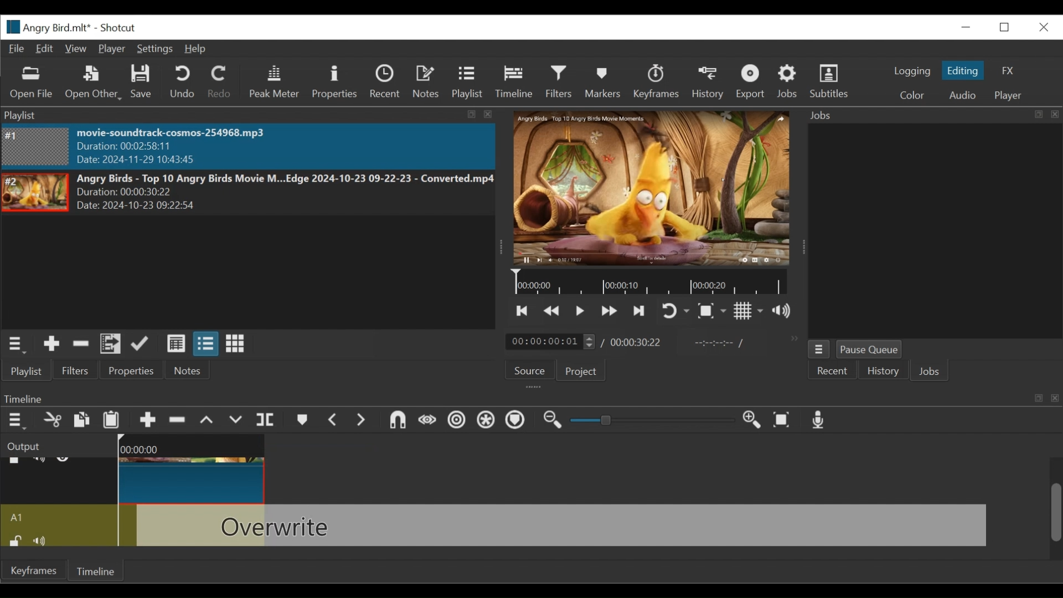 This screenshot has width=1063, height=598. Describe the element at coordinates (425, 81) in the screenshot. I see `Notes` at that location.